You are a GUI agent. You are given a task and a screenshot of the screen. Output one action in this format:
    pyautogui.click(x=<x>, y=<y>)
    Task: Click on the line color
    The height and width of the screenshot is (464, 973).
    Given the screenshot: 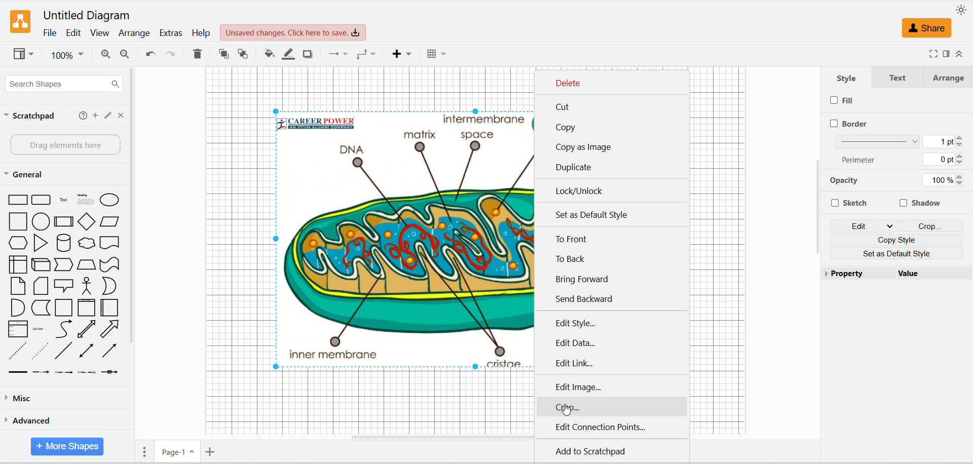 What is the action you would take?
    pyautogui.click(x=288, y=54)
    